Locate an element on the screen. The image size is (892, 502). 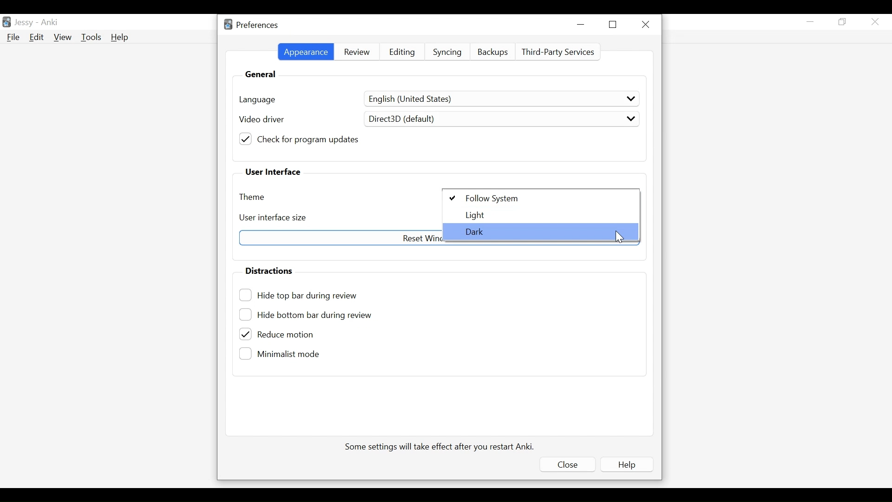
(un)select Hide top bar during review is located at coordinates (304, 295).